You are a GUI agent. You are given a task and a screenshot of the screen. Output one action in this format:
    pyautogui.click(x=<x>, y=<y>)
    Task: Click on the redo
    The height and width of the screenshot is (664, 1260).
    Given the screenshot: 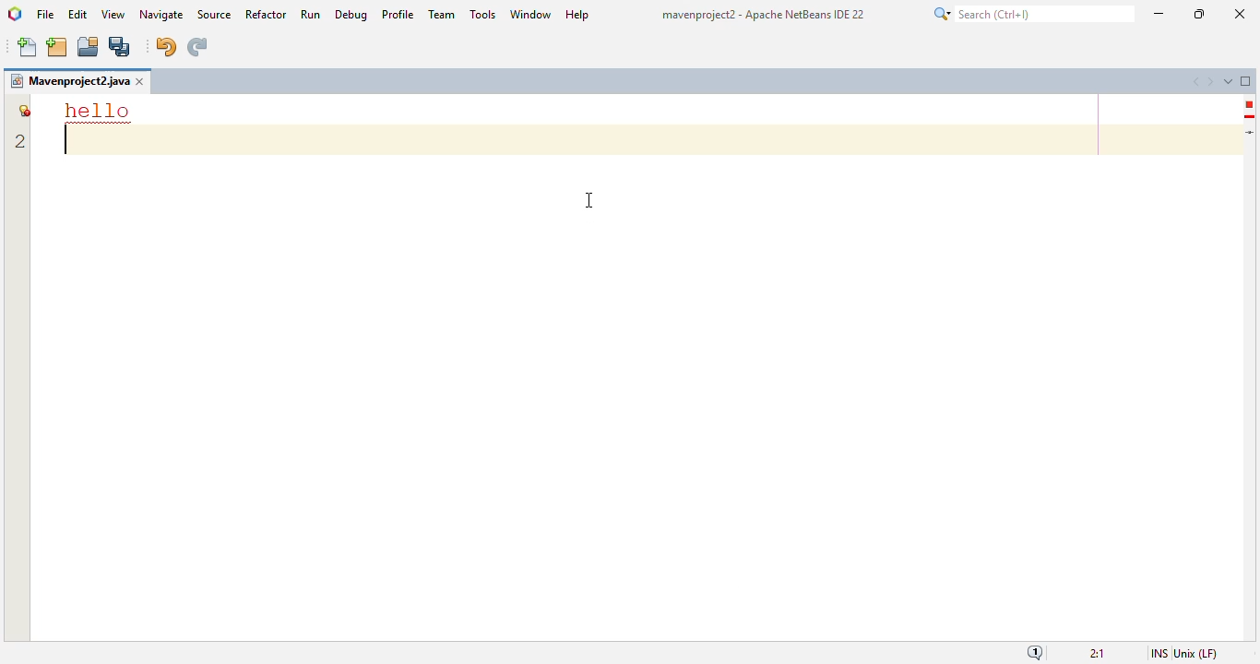 What is the action you would take?
    pyautogui.click(x=196, y=47)
    